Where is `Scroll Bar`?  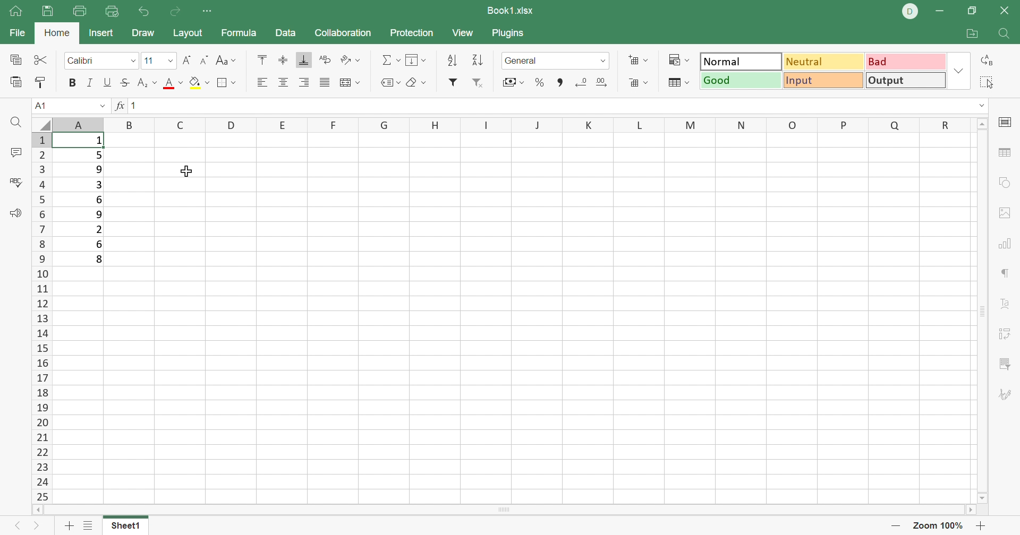 Scroll Bar is located at coordinates (983, 311).